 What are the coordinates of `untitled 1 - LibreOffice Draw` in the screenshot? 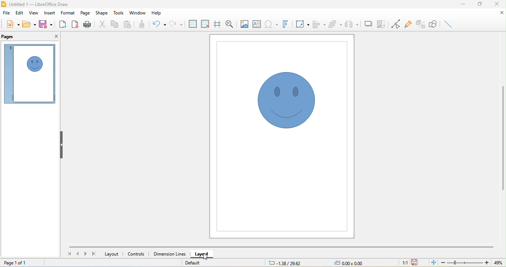 It's located at (40, 4).